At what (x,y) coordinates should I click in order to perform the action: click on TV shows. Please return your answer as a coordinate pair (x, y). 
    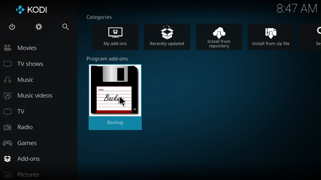
    Looking at the image, I should click on (29, 65).